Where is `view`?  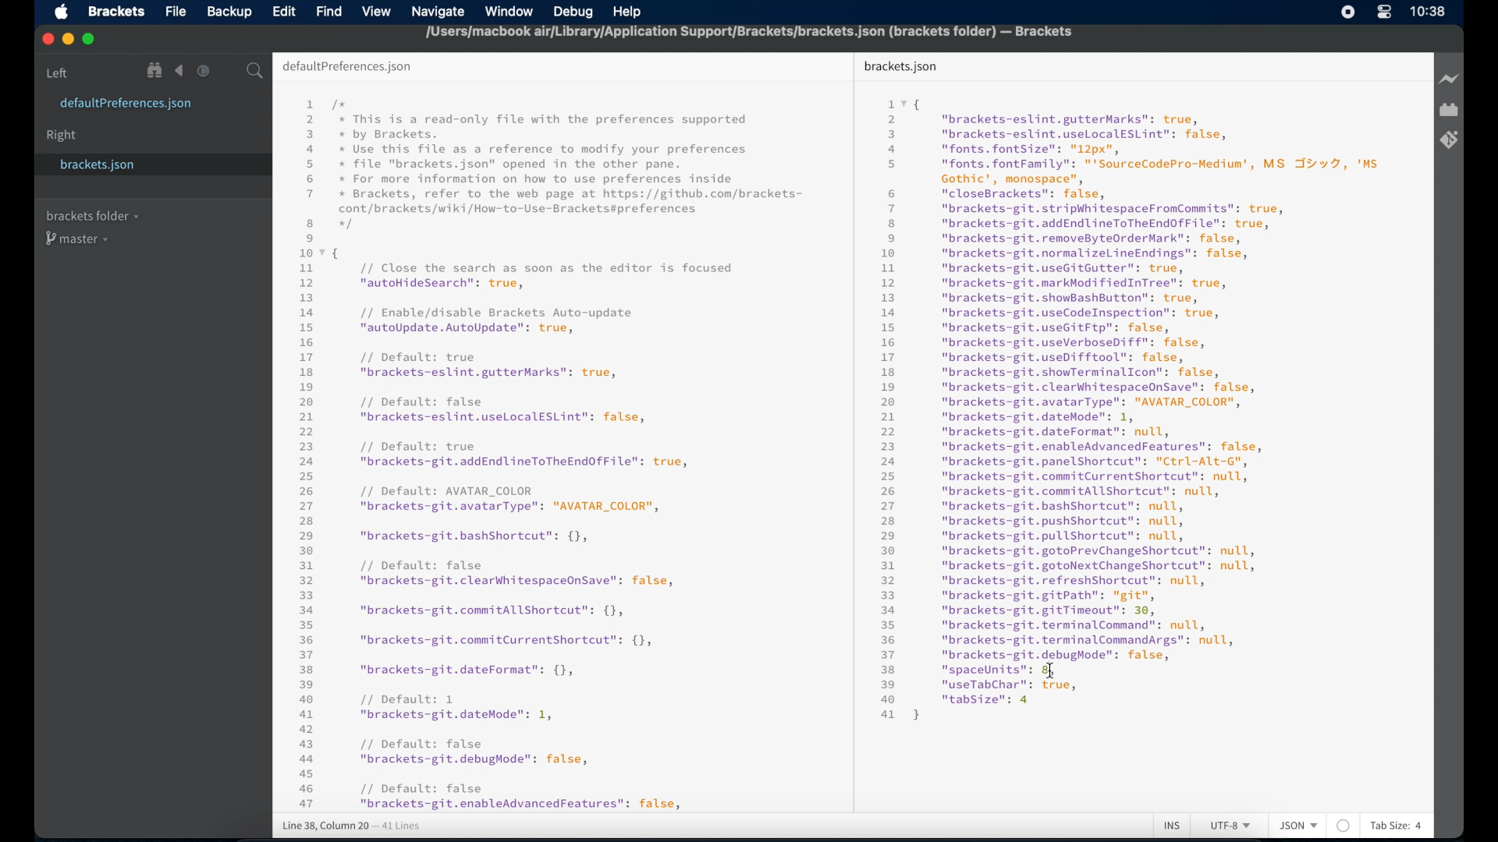 view is located at coordinates (377, 12).